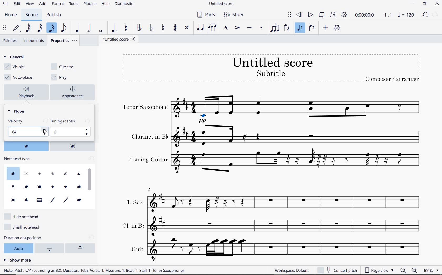 This screenshot has height=275, width=442. I want to click on FILE NAME, so click(221, 4).